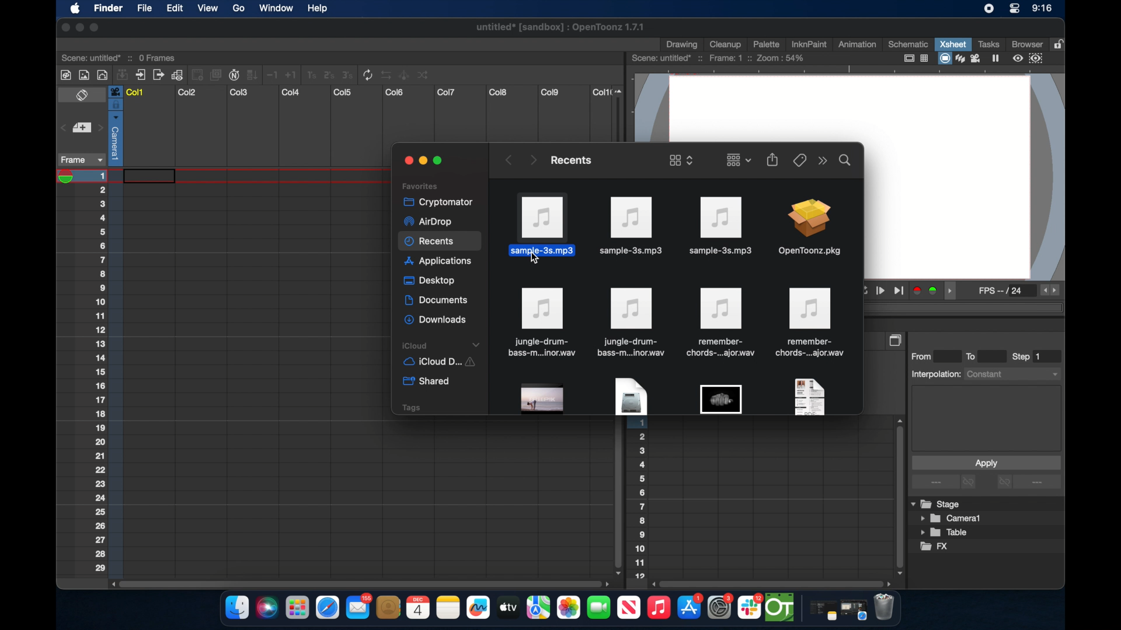  I want to click on safari, so click(854, 610).